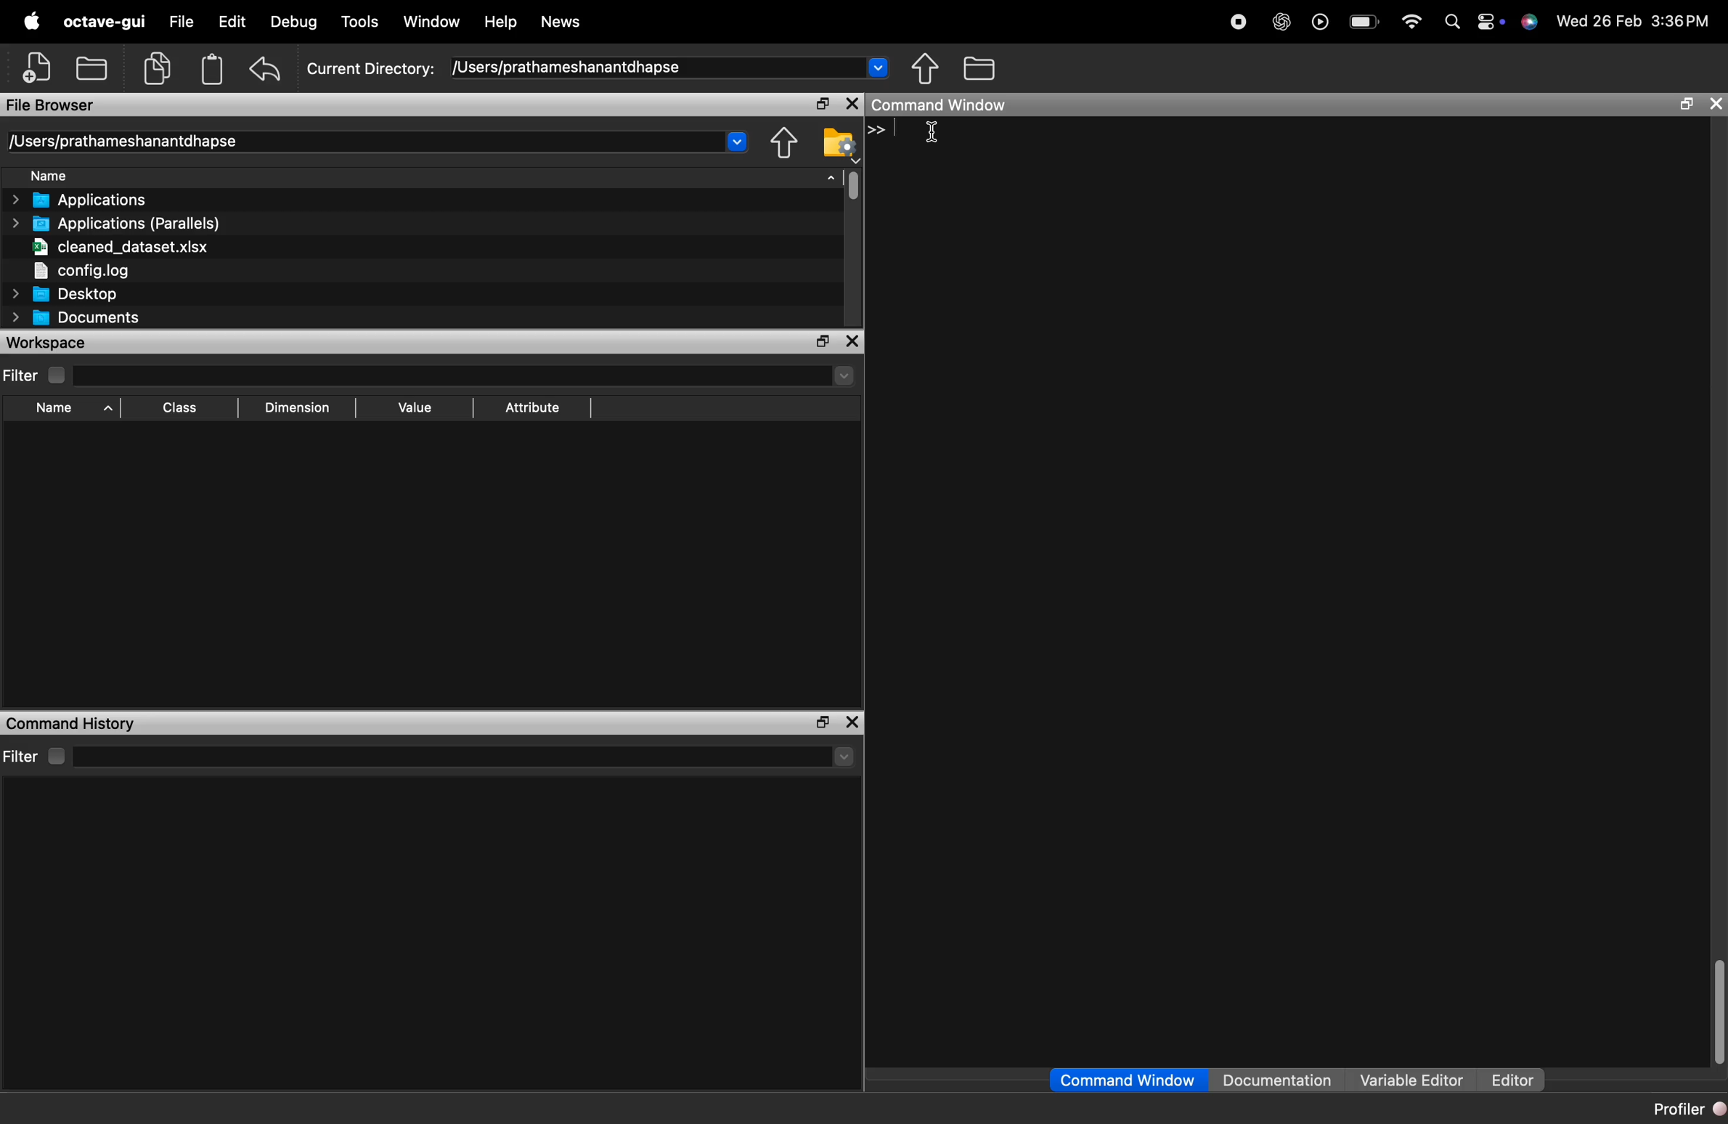 This screenshot has height=1124, width=1728. Describe the element at coordinates (1409, 1080) in the screenshot. I see `Variable Editor` at that location.